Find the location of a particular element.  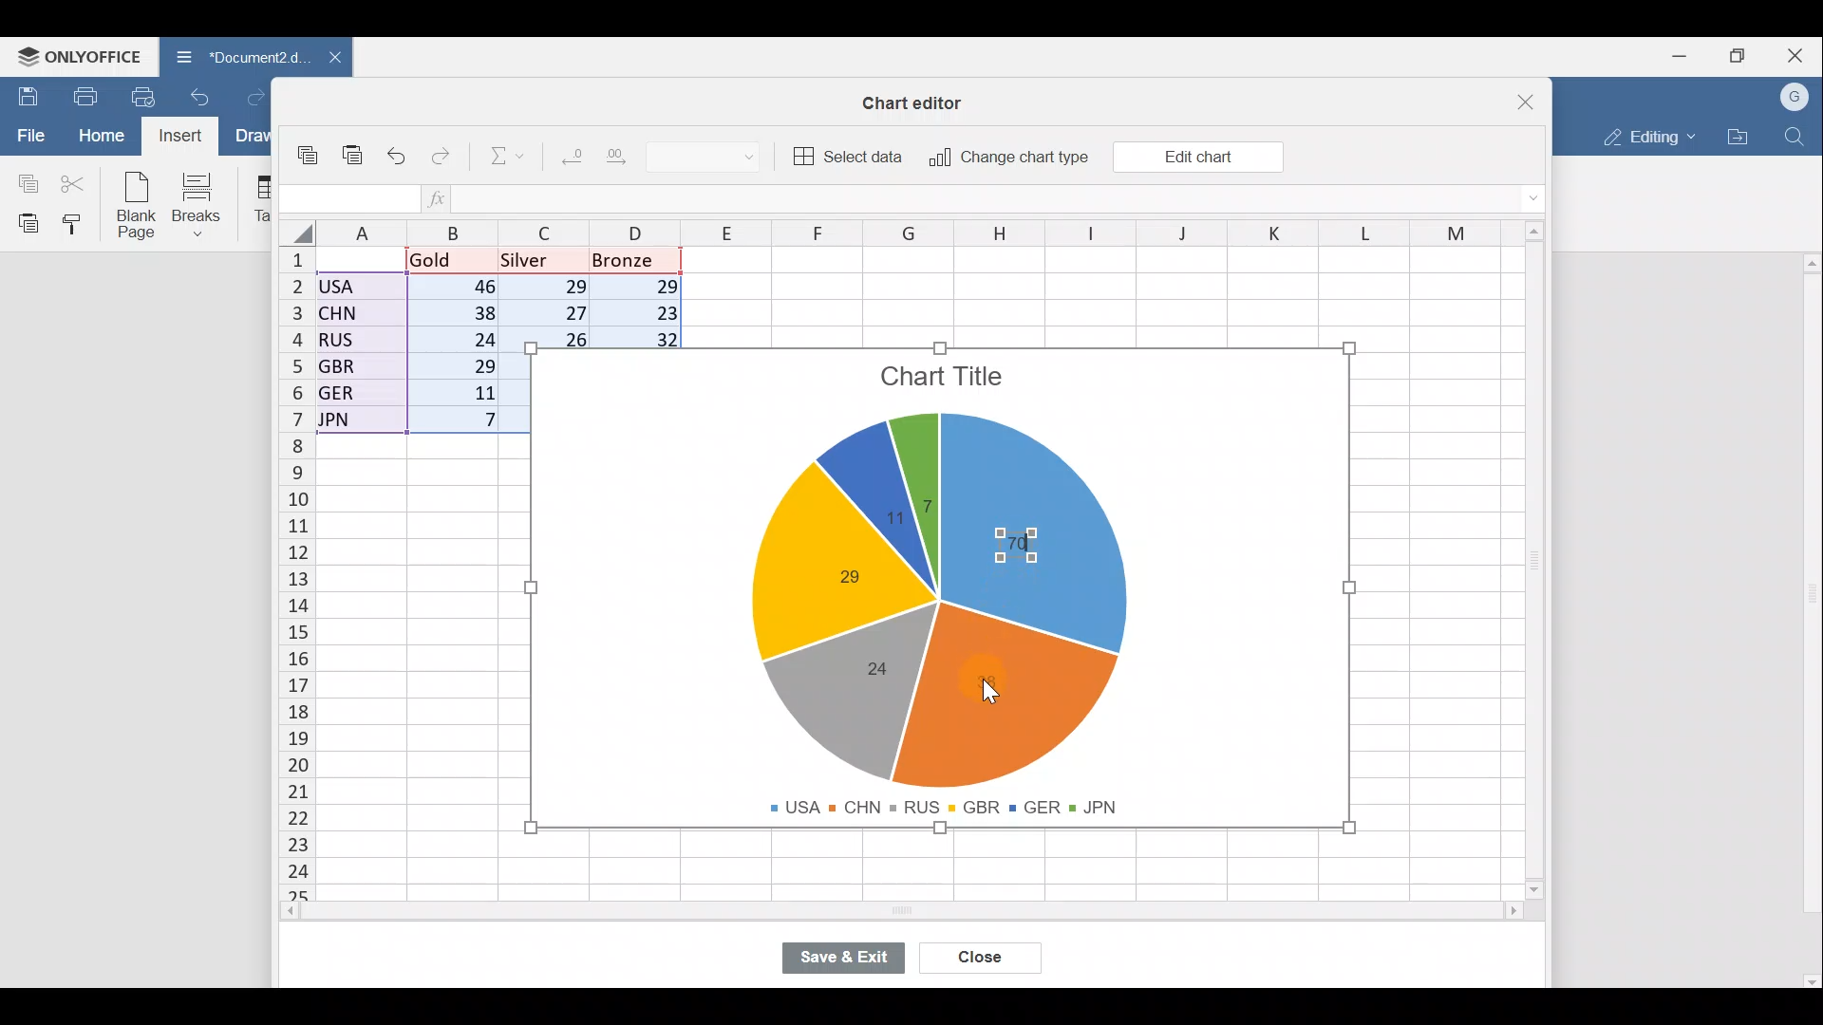

Maximize is located at coordinates (1745, 54).